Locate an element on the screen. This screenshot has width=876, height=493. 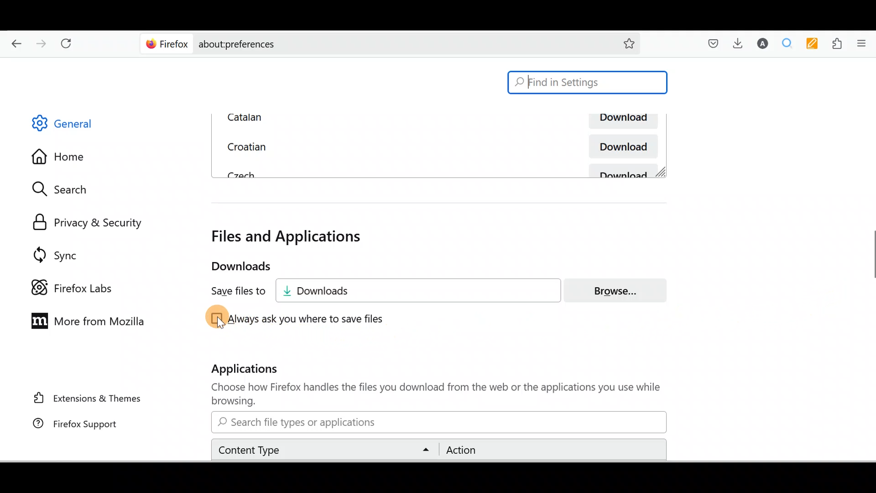
Save to pocket is located at coordinates (709, 43).